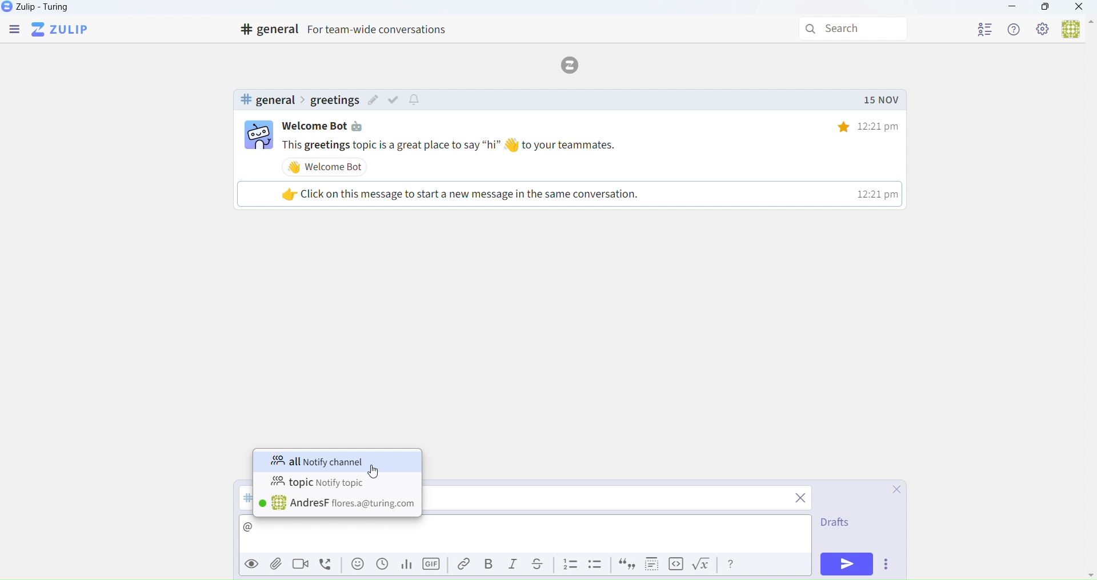 The width and height of the screenshot is (1097, 580). Describe the element at coordinates (330, 126) in the screenshot. I see `bot name` at that location.